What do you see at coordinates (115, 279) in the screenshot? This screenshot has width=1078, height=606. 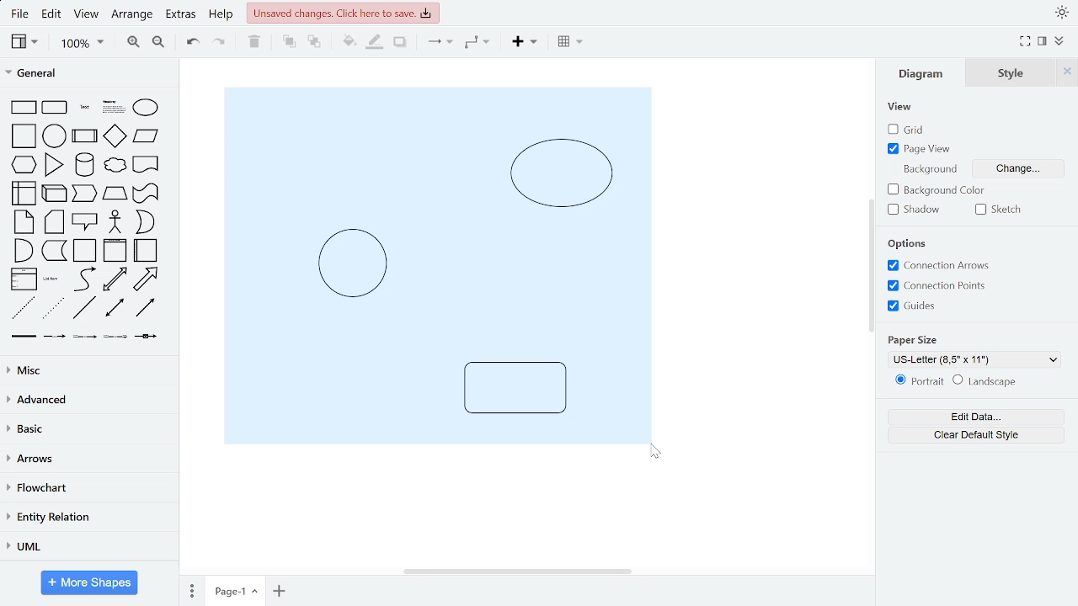 I see `bidirectional arrow` at bounding box center [115, 279].